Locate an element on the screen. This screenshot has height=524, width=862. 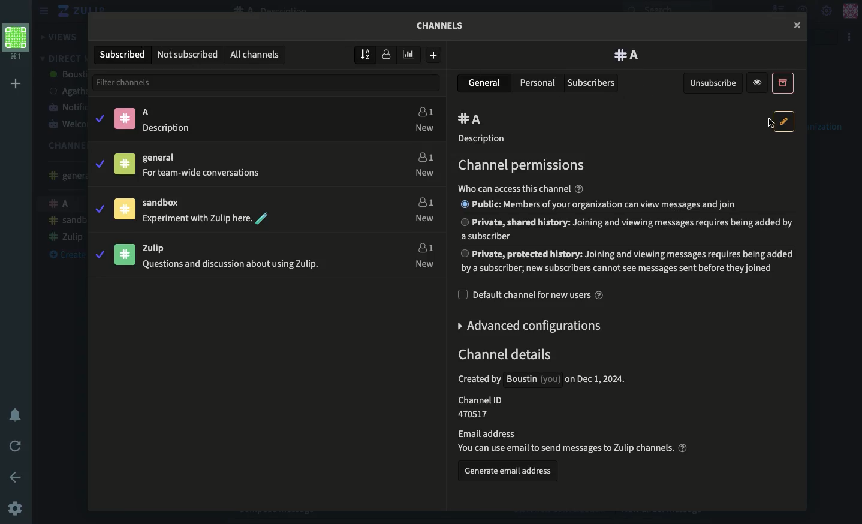
Not subscribed is located at coordinates (188, 55).